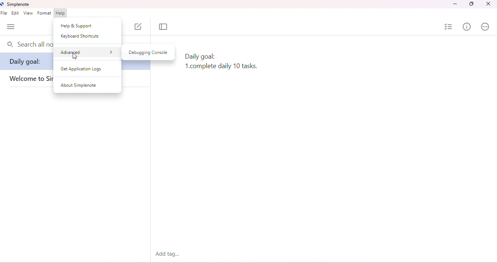 Image resolution: width=497 pixels, height=263 pixels. Describe the element at coordinates (148, 52) in the screenshot. I see `debugging console` at that location.